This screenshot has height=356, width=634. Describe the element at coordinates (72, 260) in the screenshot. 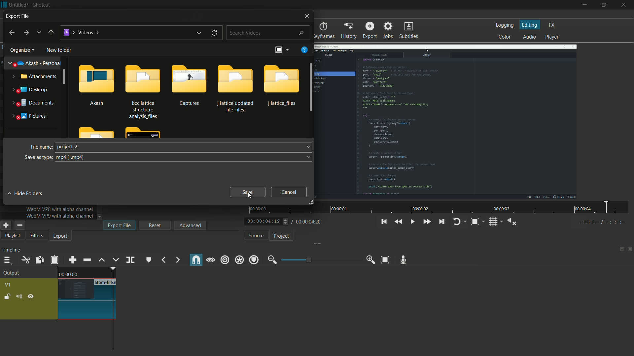

I see `append` at that location.